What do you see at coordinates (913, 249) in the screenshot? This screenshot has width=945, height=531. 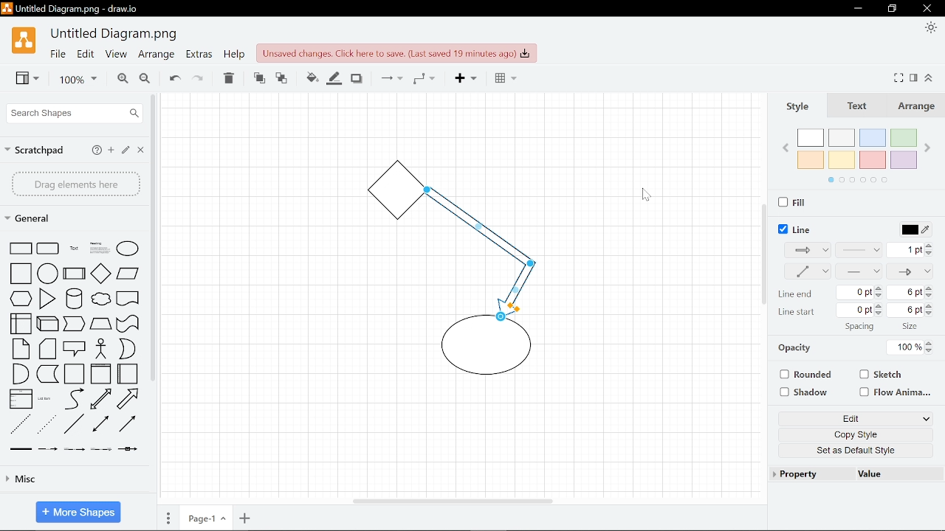 I see `Line Thickness Selector` at bounding box center [913, 249].